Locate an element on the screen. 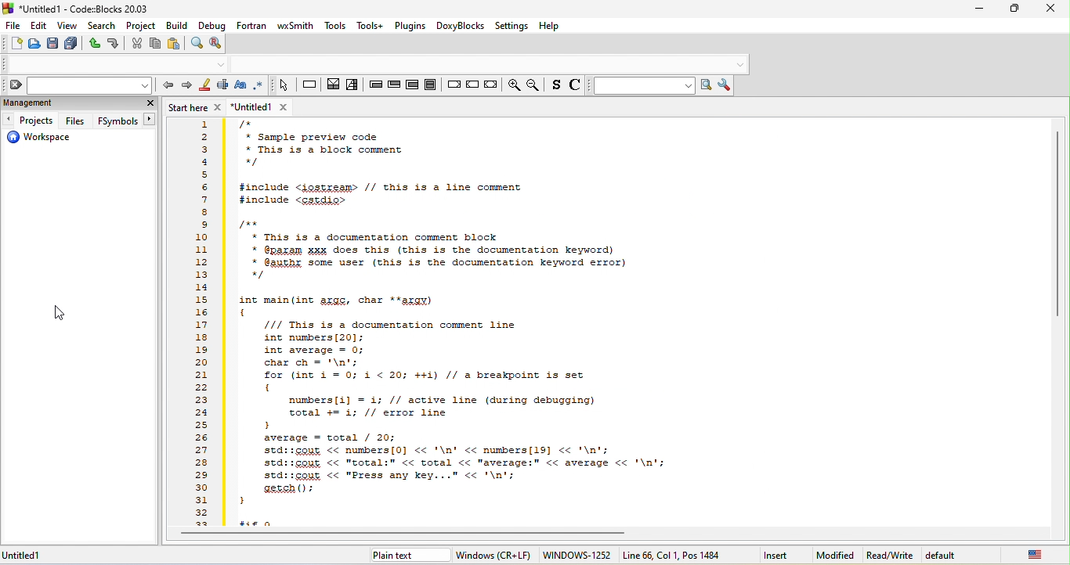  match case is located at coordinates (243, 87).